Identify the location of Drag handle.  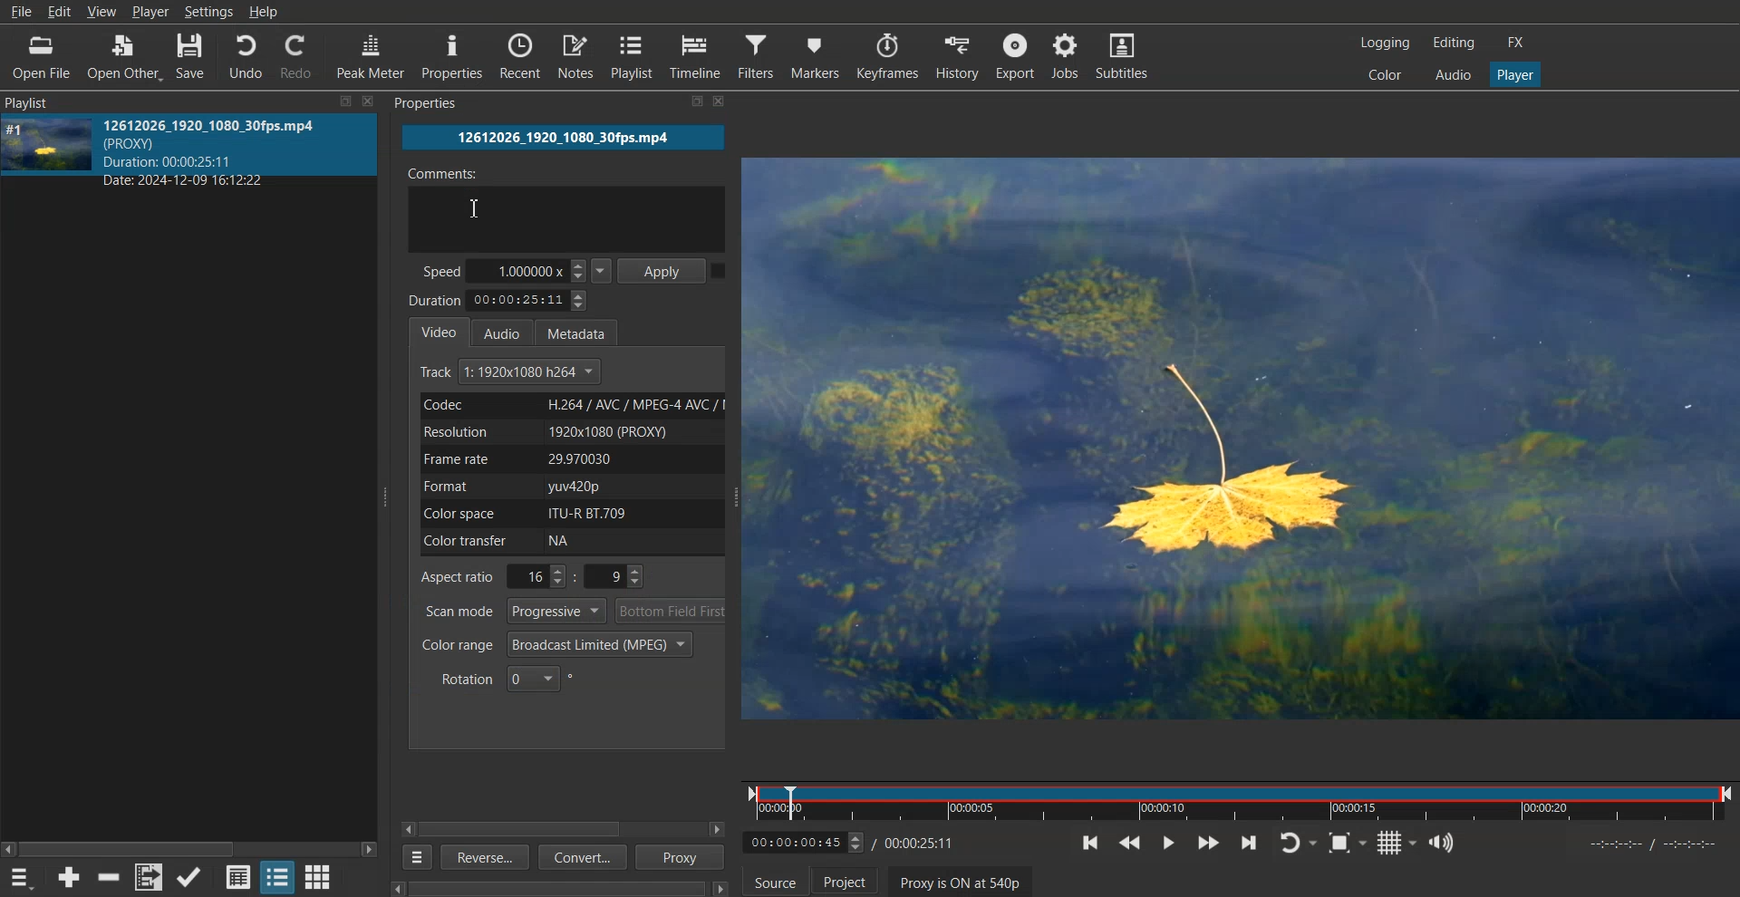
(739, 498).